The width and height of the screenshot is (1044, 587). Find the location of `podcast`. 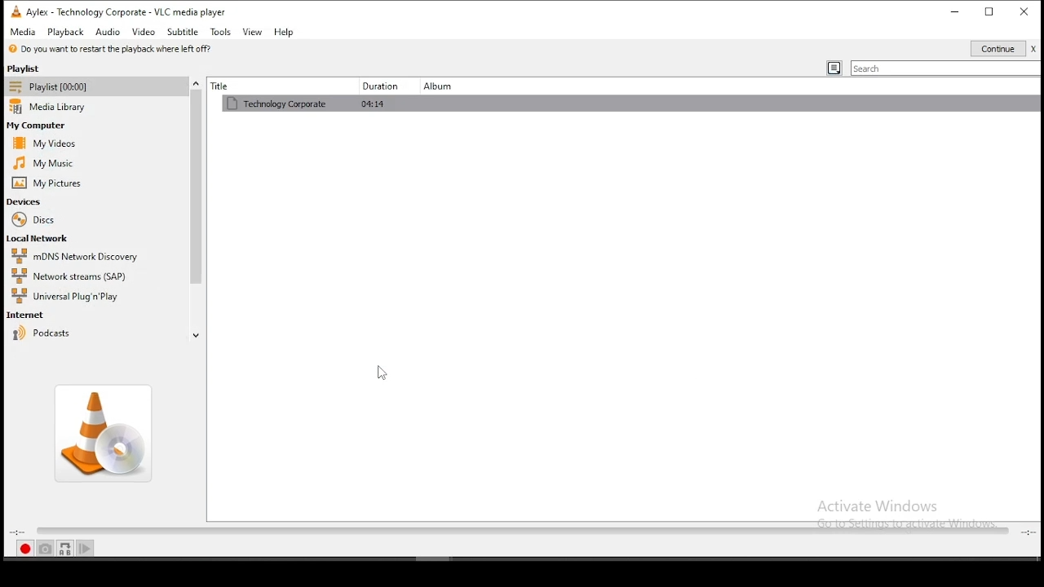

podcast is located at coordinates (42, 333).